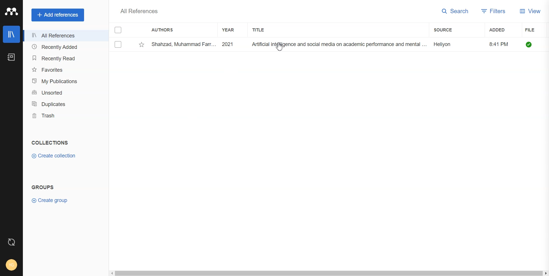 Image resolution: width=549 pixels, height=276 pixels. I want to click on Trash, so click(65, 116).